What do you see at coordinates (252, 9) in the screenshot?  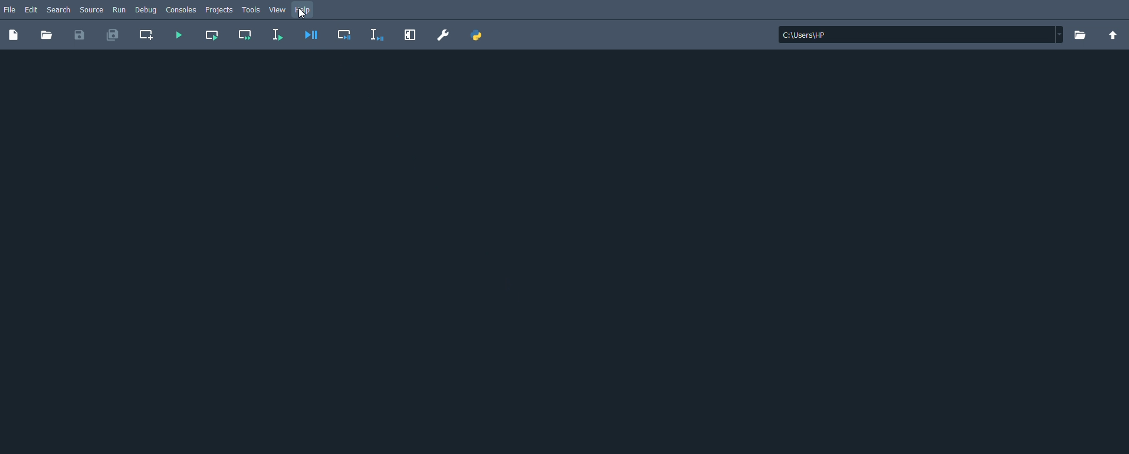 I see `Tools` at bounding box center [252, 9].